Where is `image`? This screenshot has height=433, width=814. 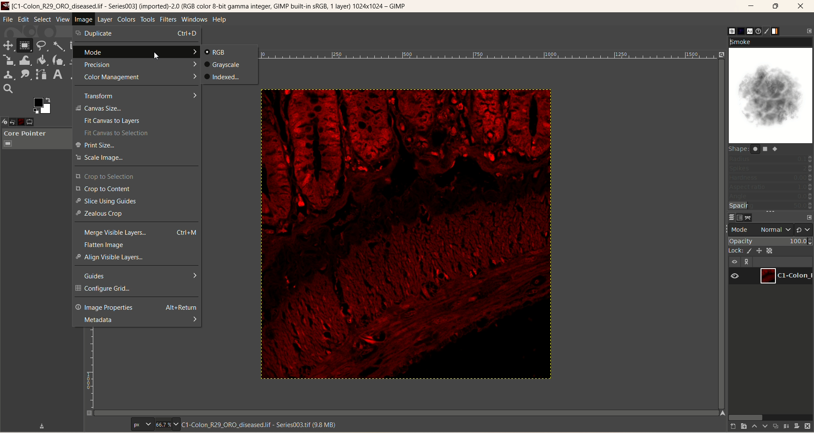 image is located at coordinates (83, 19).